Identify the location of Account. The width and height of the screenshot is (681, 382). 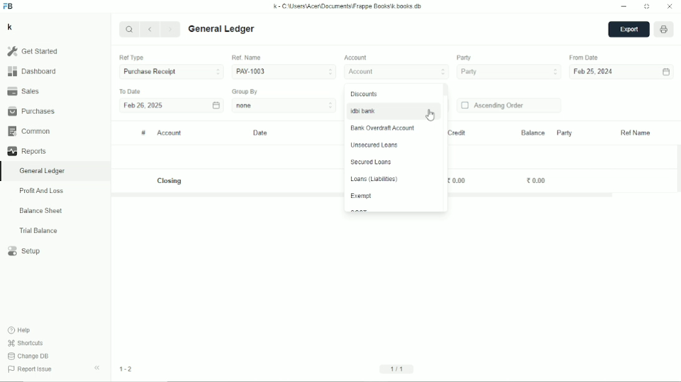
(357, 58).